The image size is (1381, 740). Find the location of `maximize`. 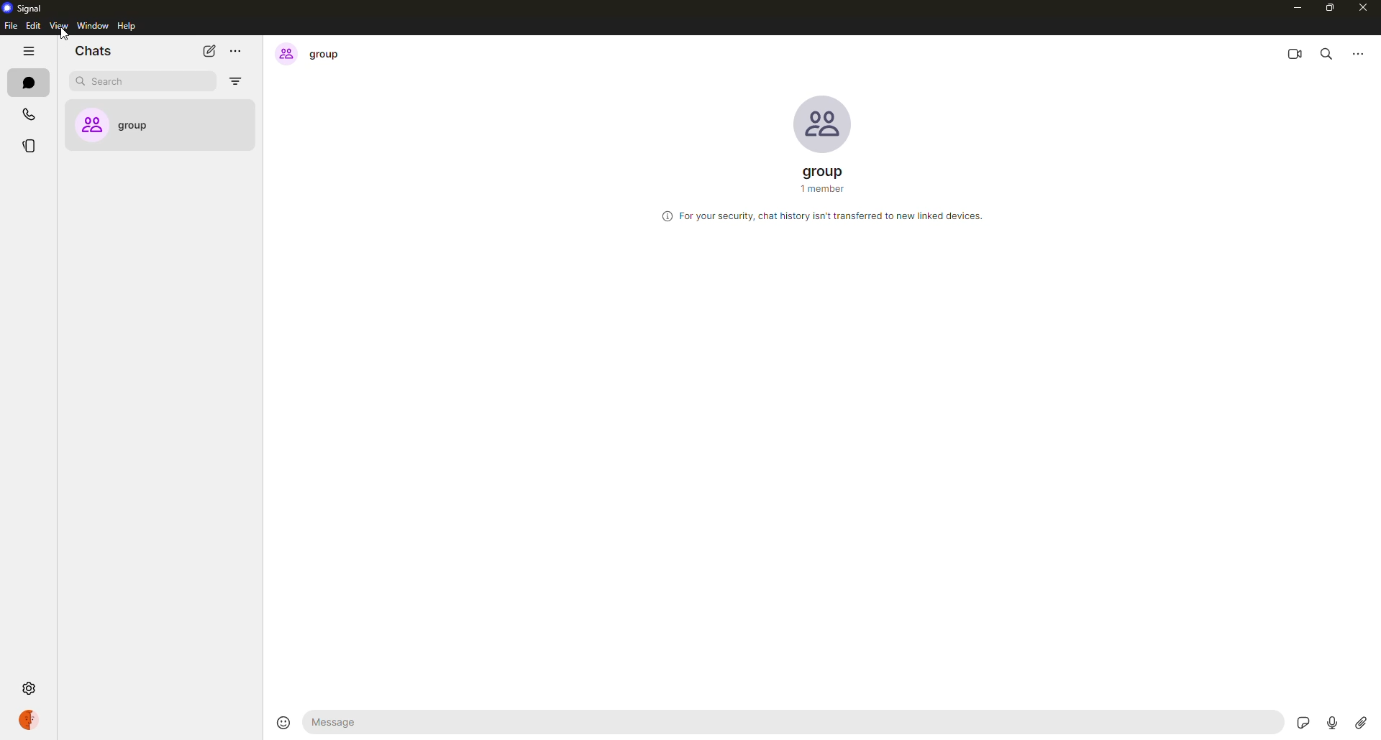

maximize is located at coordinates (1330, 9).